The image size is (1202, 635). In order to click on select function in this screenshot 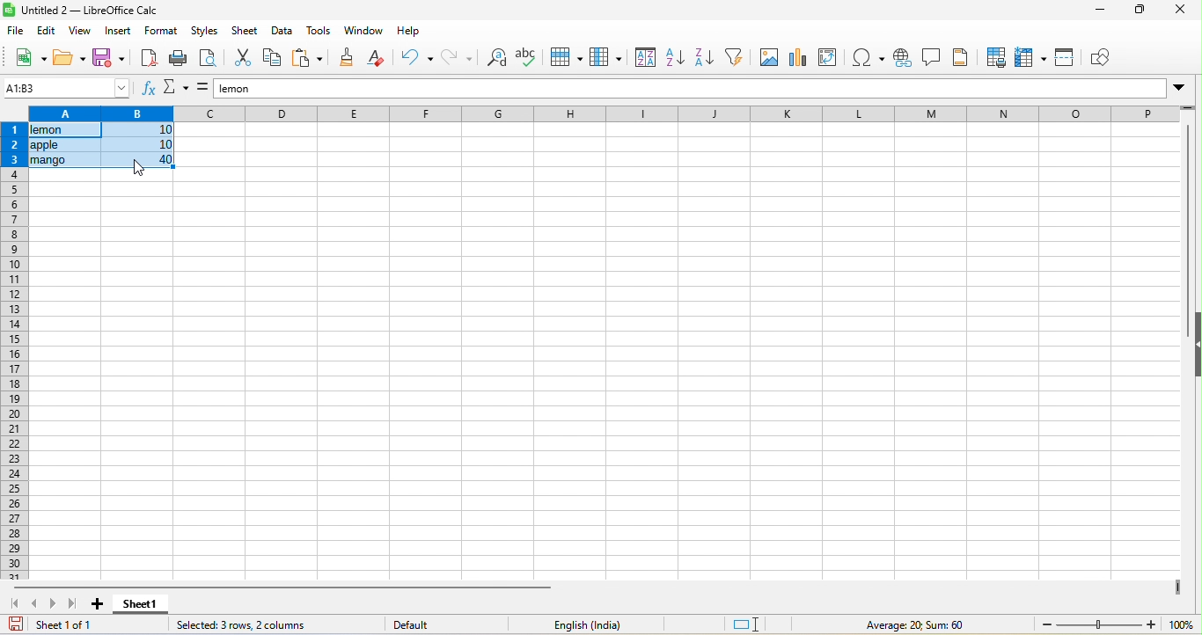, I will do `click(175, 90)`.